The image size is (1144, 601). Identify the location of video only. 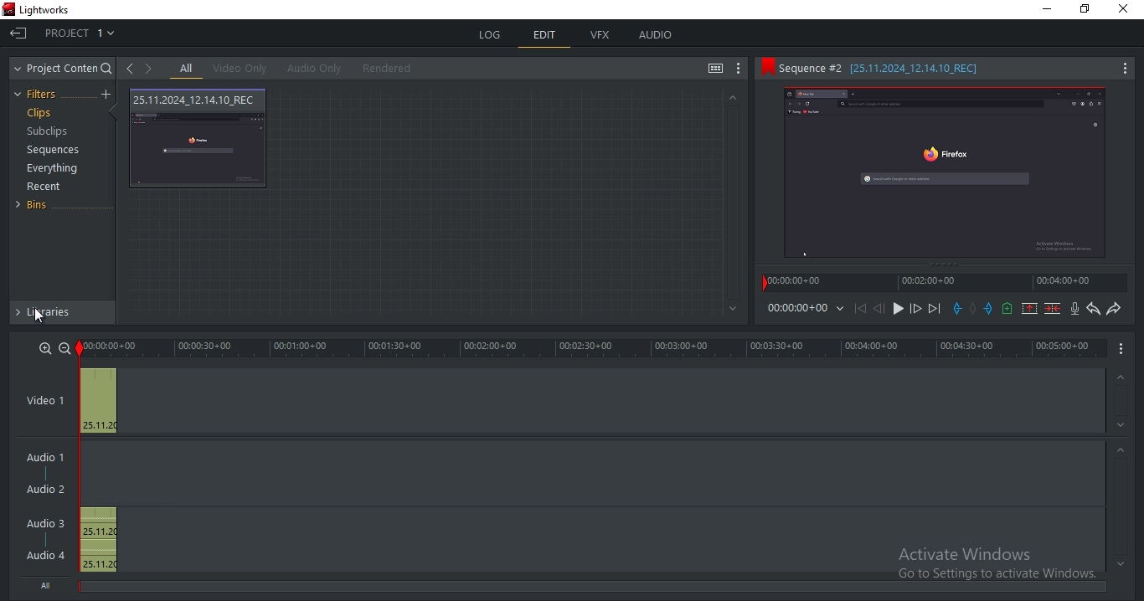
(245, 69).